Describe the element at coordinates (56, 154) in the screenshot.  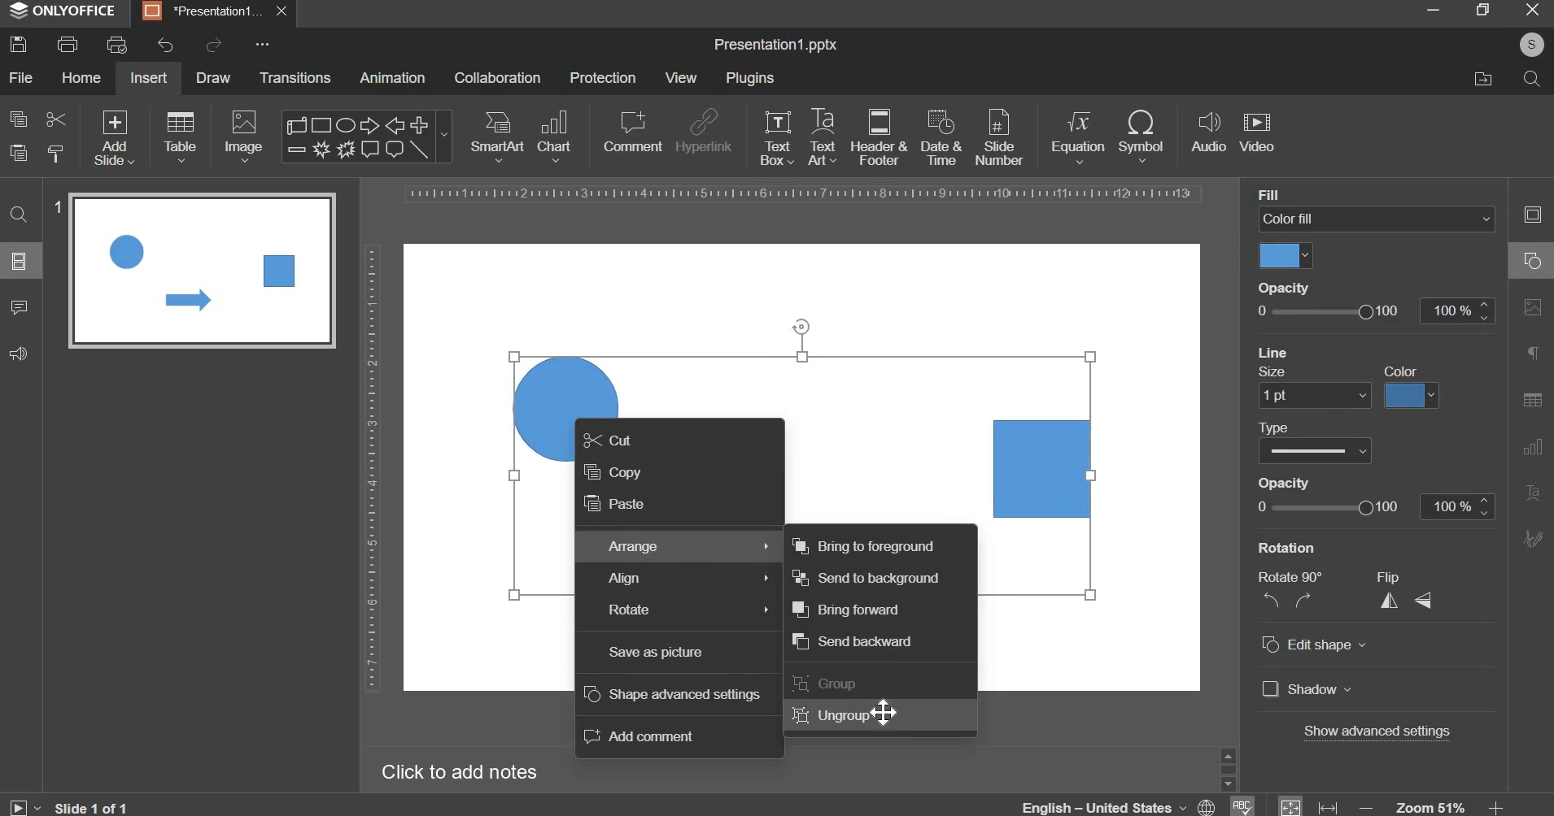
I see `copy style` at that location.